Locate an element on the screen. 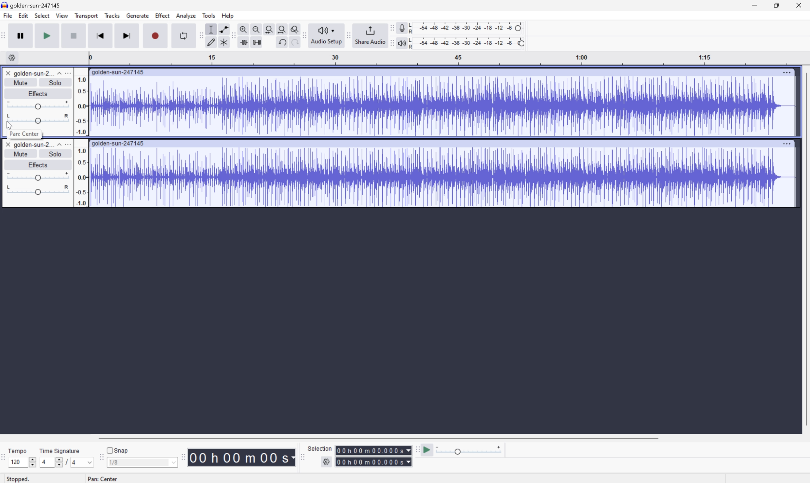 This screenshot has width=810, height=483. Stopped is located at coordinates (17, 479).